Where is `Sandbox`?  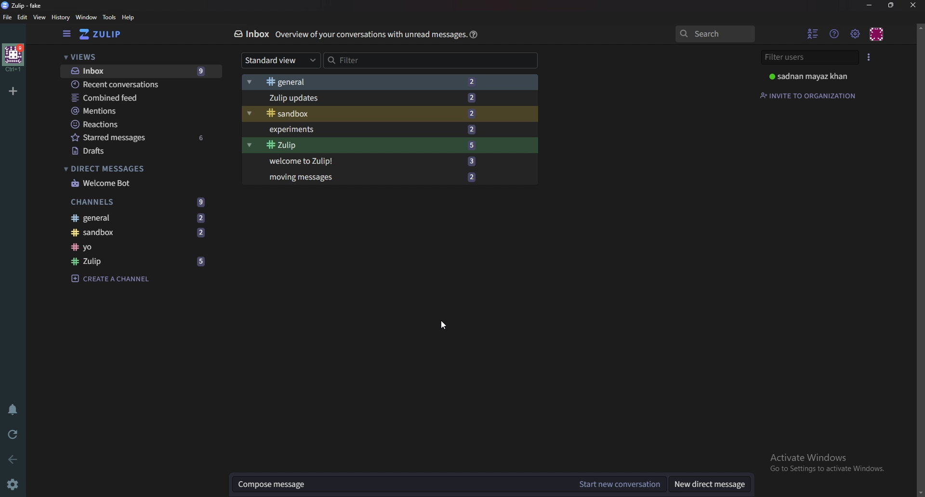
Sandbox is located at coordinates (377, 113).